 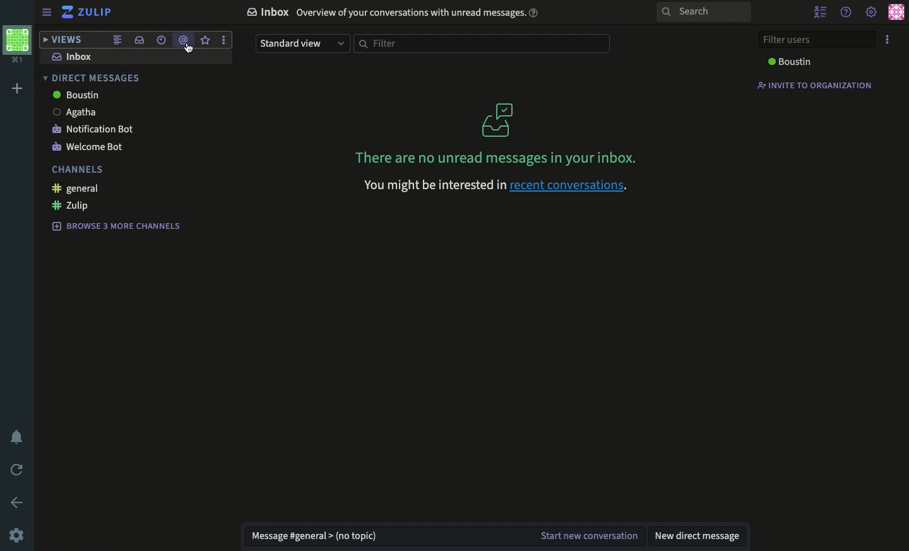 What do you see at coordinates (120, 38) in the screenshot?
I see `combined feed` at bounding box center [120, 38].